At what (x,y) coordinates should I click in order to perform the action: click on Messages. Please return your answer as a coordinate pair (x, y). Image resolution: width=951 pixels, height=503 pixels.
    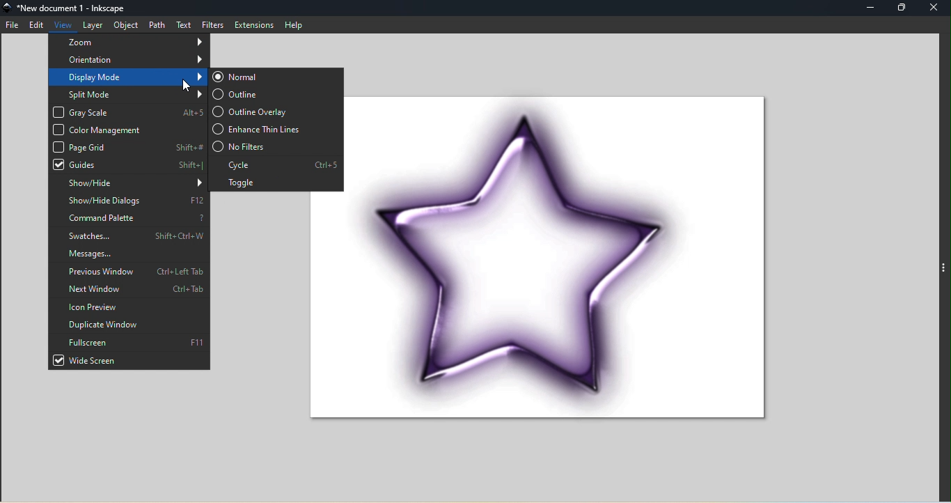
    Looking at the image, I should click on (129, 252).